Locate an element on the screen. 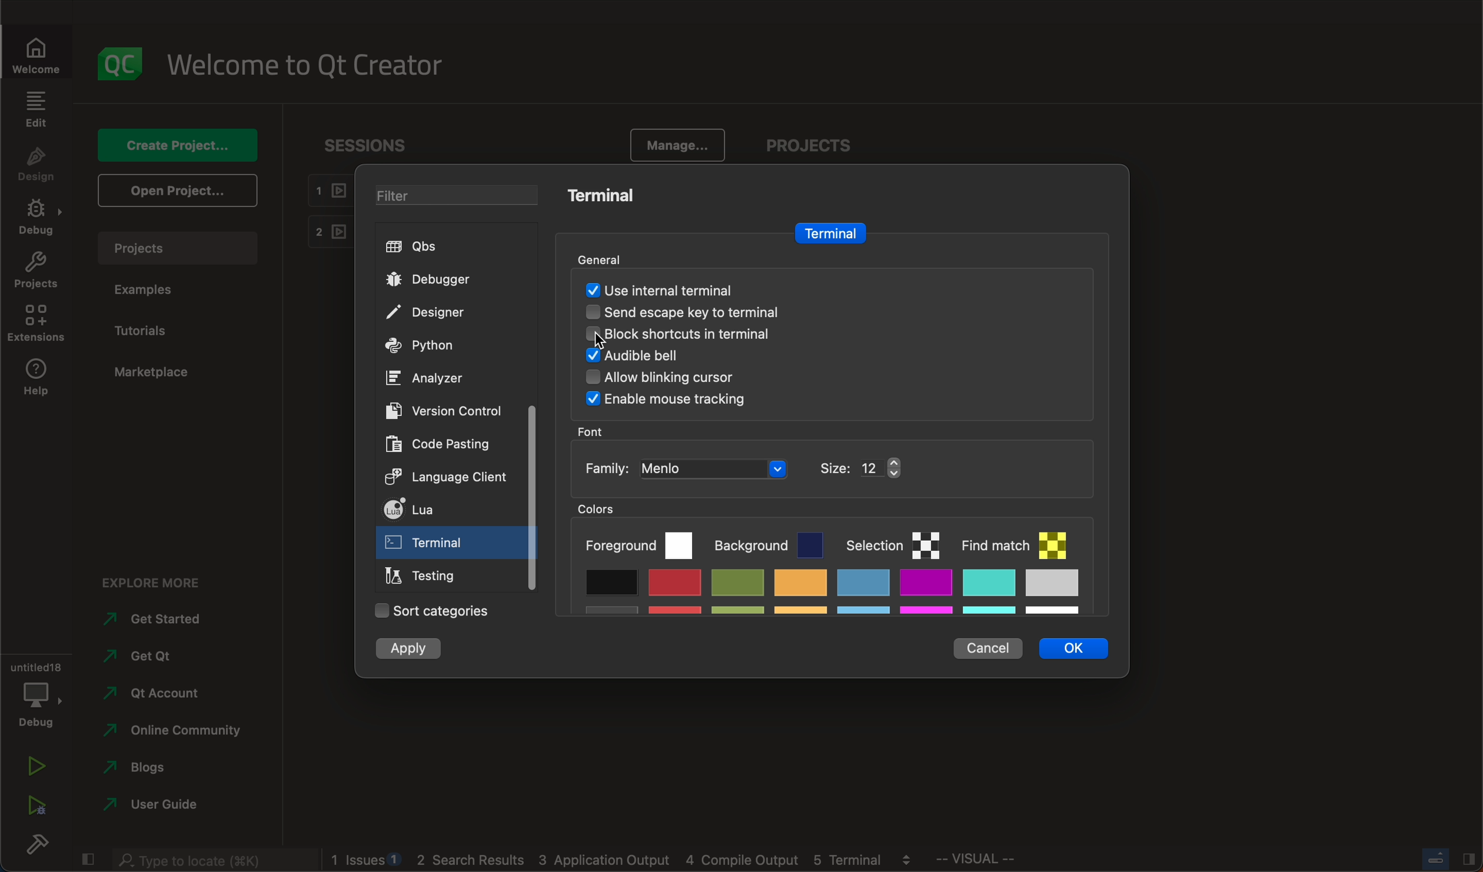  audio is located at coordinates (661, 358).